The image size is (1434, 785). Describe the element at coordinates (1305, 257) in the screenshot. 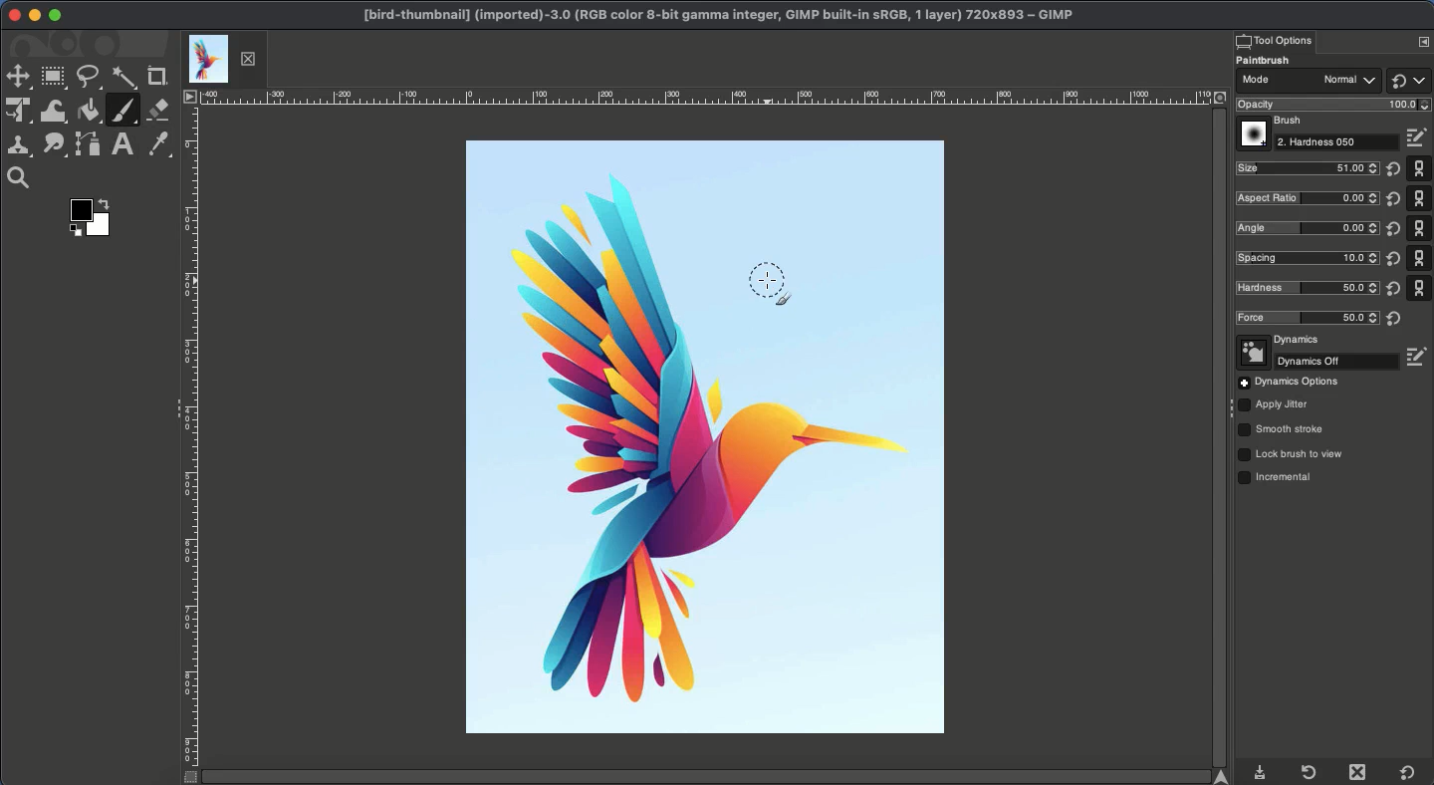

I see `Spacing` at that location.